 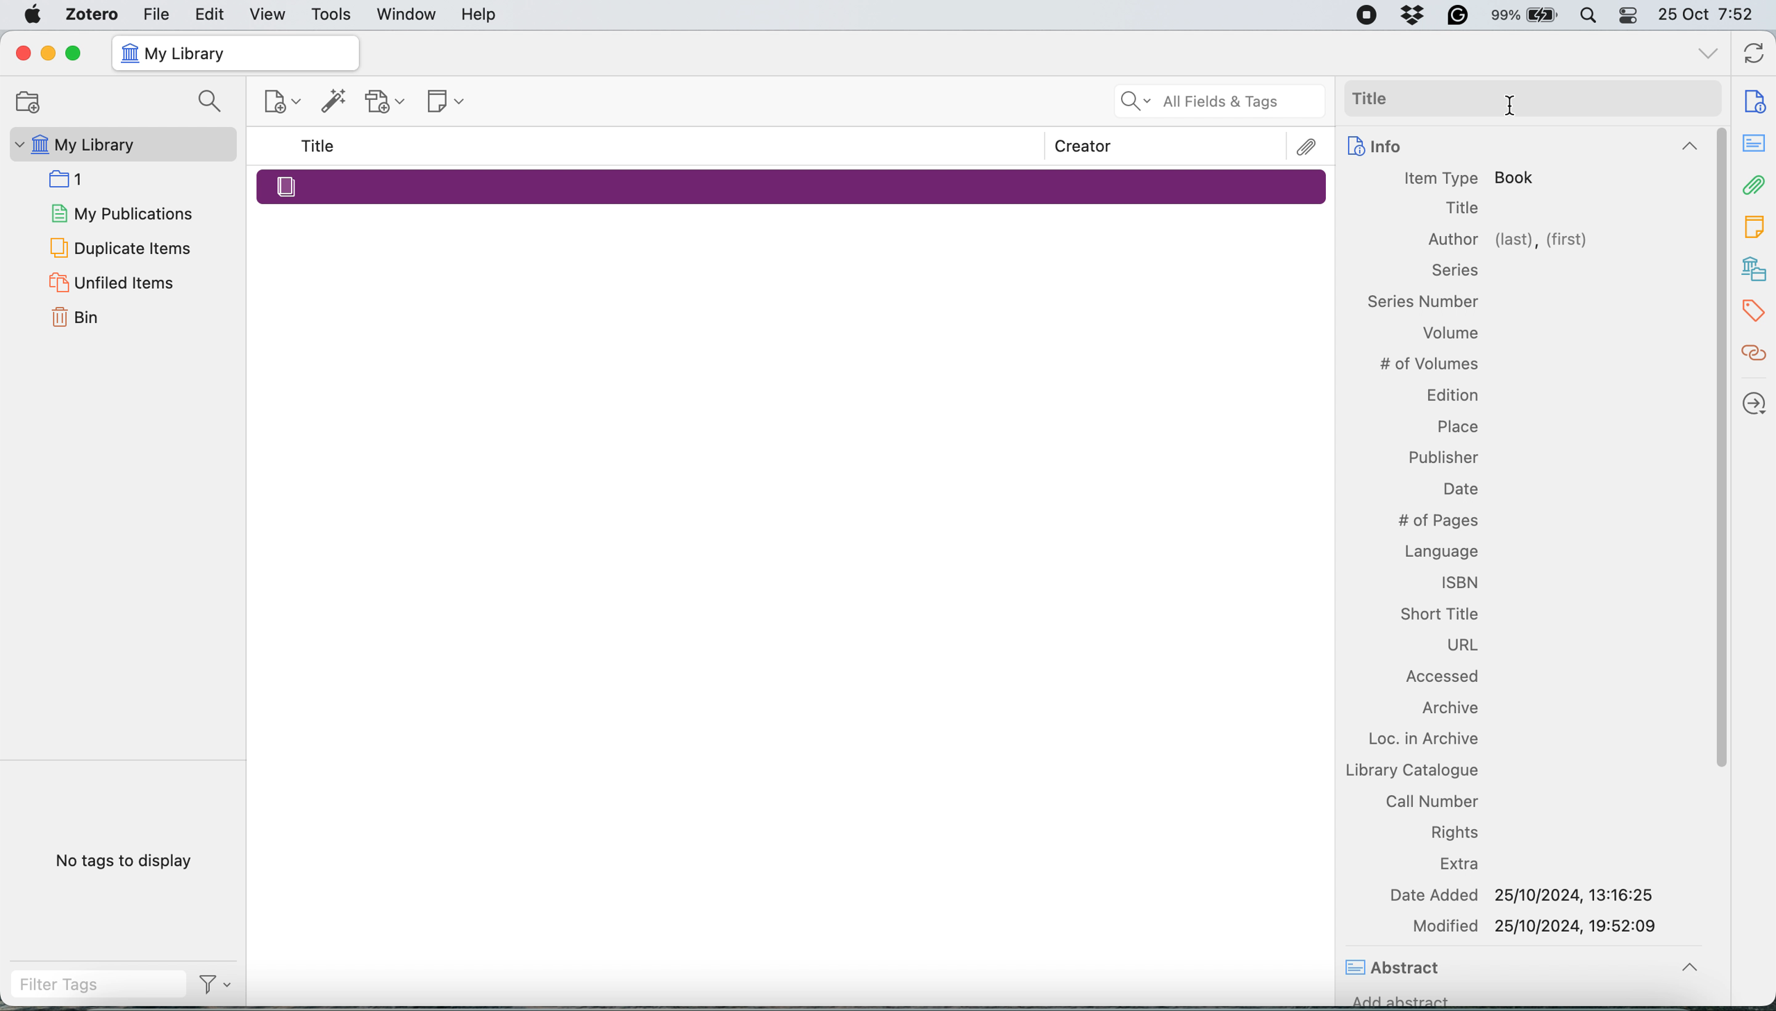 I want to click on 25 Oct 7:52, so click(x=1713, y=16).